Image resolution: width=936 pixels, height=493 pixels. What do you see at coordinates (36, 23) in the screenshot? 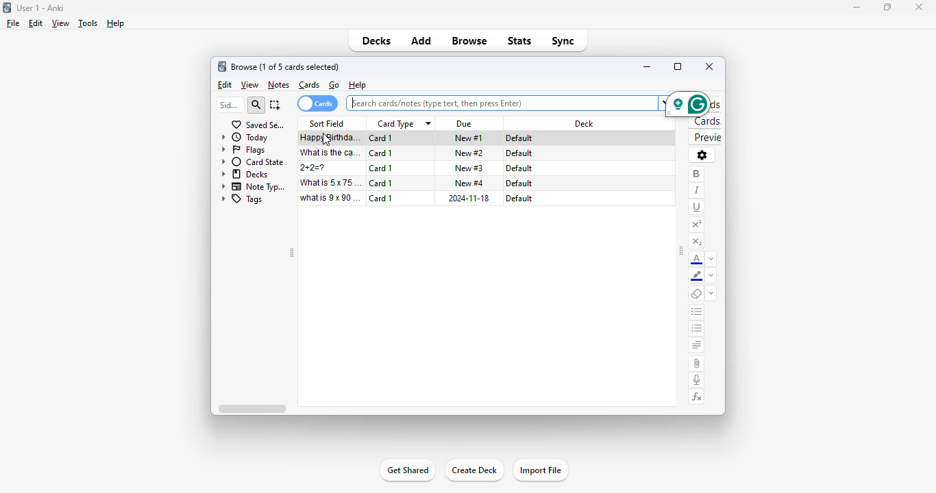
I see `edit` at bounding box center [36, 23].